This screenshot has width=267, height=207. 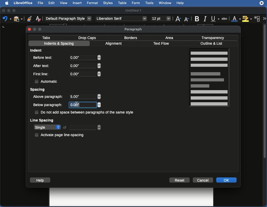 What do you see at coordinates (83, 96) in the screenshot?
I see `5.00"` at bounding box center [83, 96].